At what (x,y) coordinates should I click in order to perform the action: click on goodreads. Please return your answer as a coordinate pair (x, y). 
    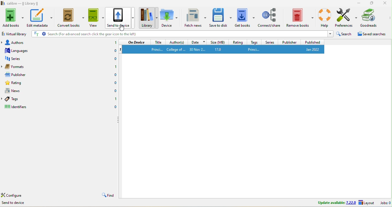
    Looking at the image, I should click on (370, 17).